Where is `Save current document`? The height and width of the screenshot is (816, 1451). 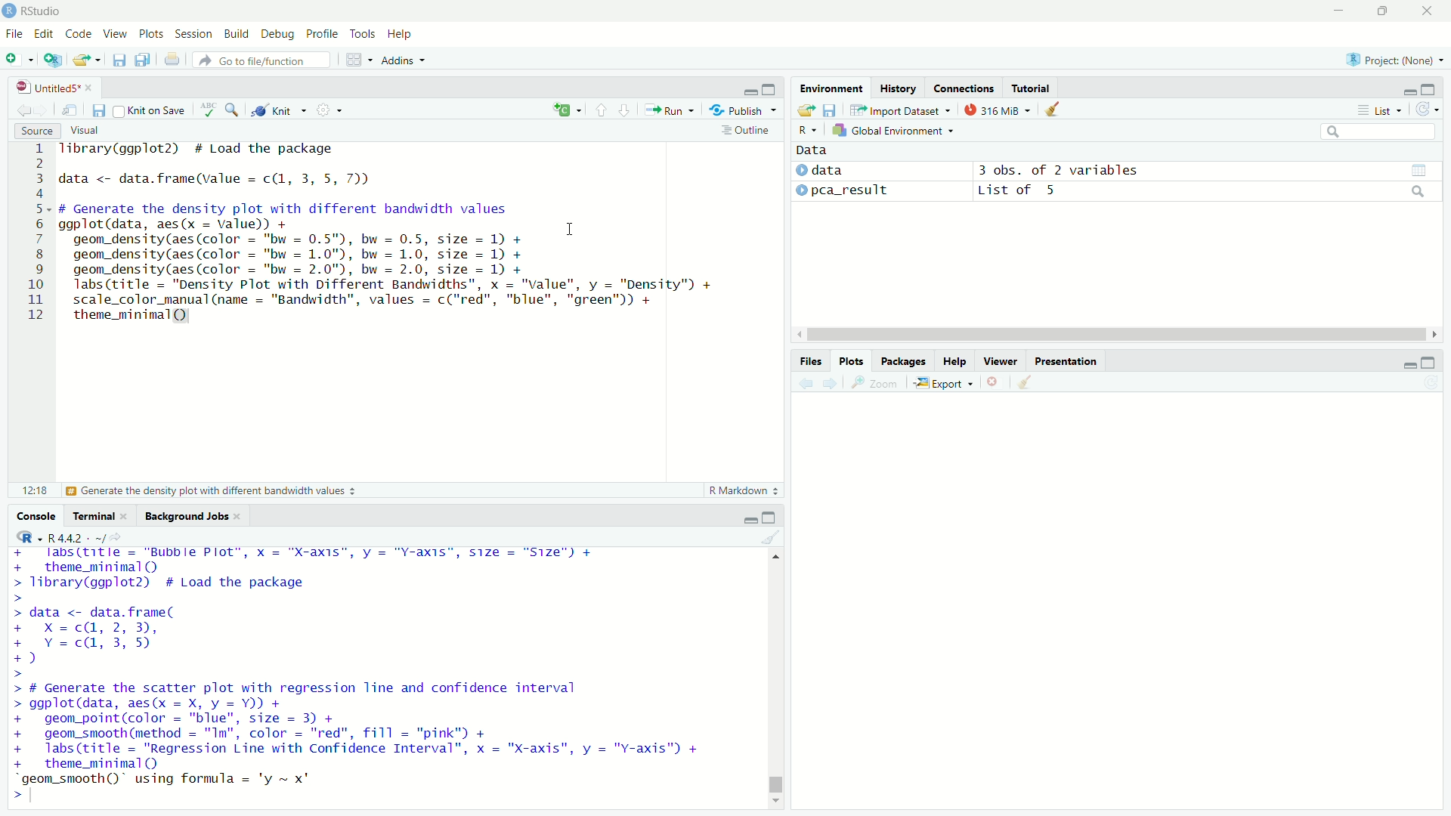
Save current document is located at coordinates (99, 110).